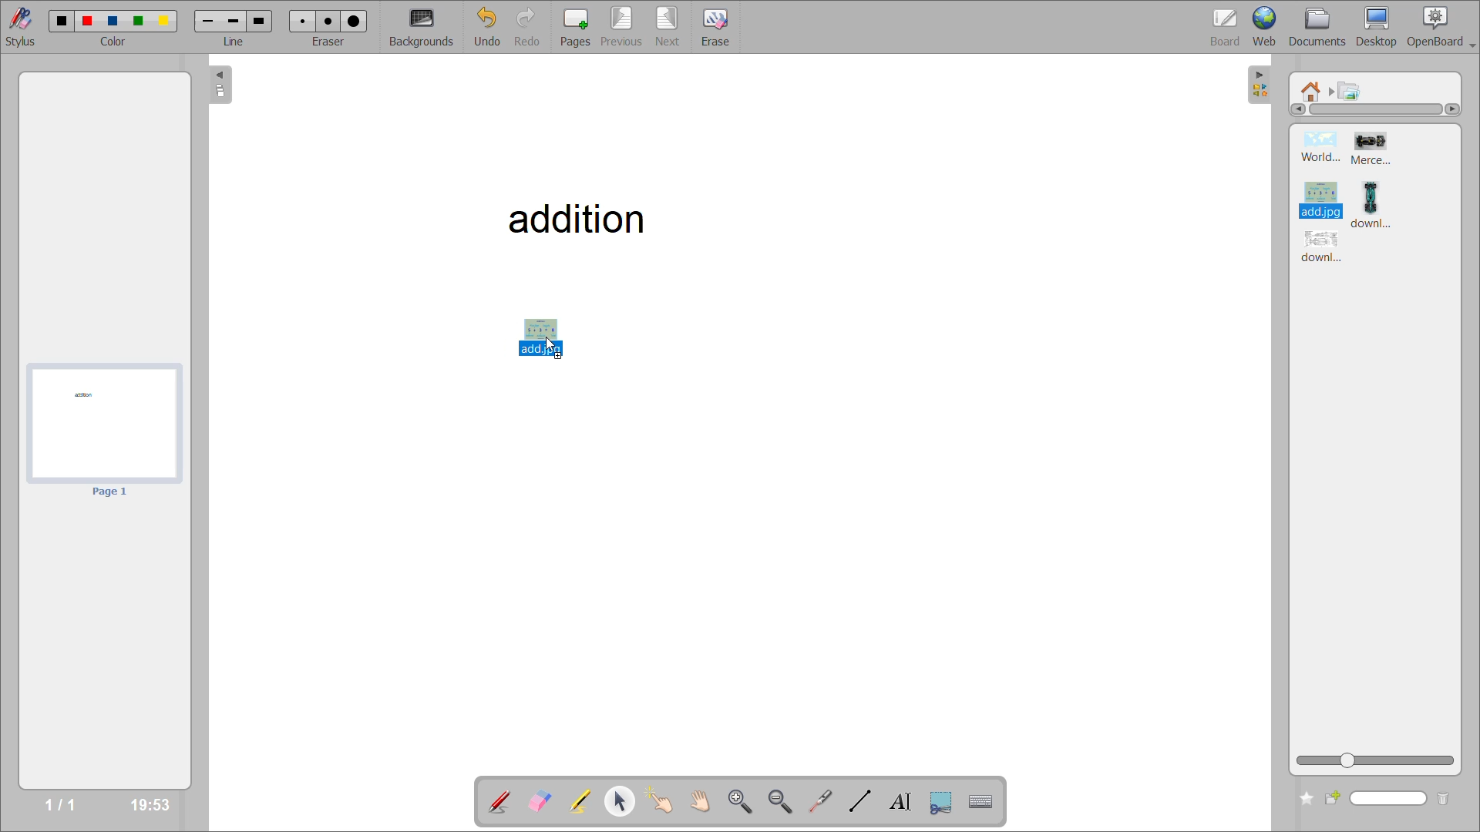 This screenshot has height=832, width=1480. What do you see at coordinates (355, 20) in the screenshot?
I see `eraser 3` at bounding box center [355, 20].